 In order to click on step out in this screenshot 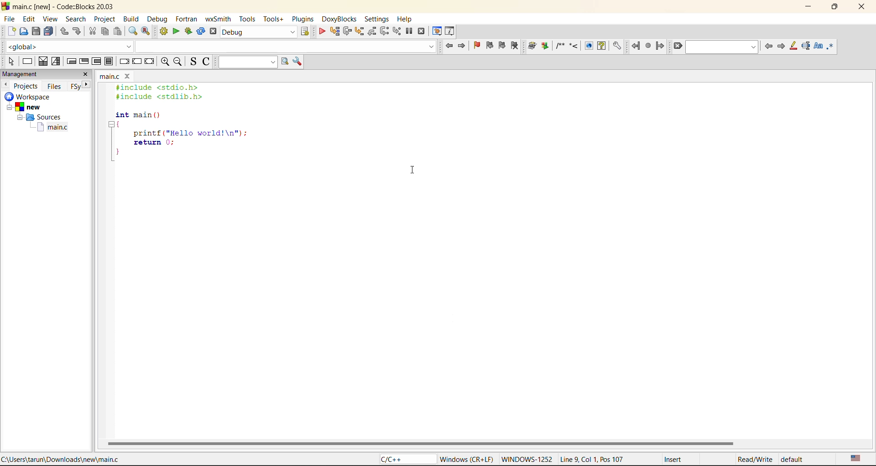, I will do `click(372, 31)`.